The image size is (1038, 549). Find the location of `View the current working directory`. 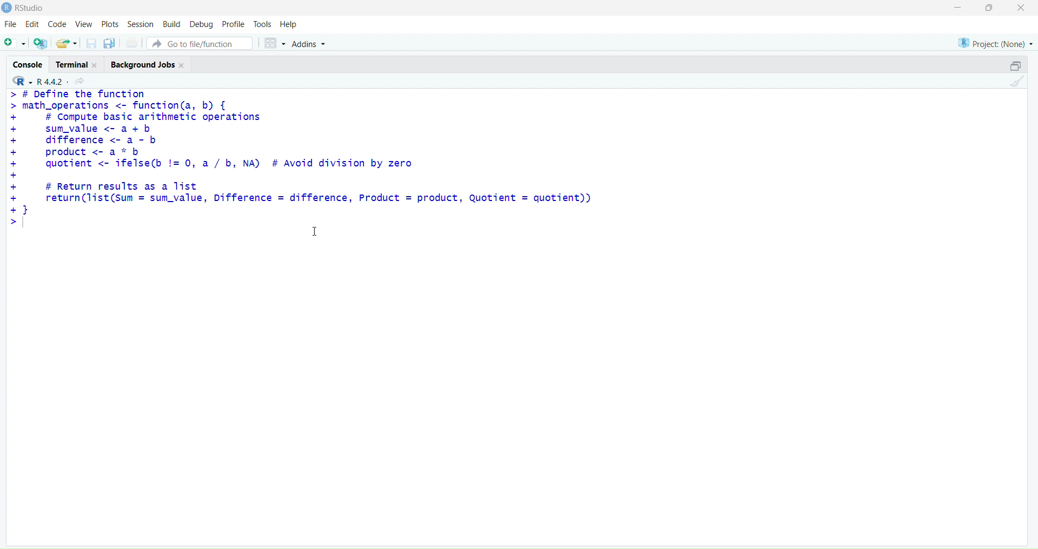

View the current working directory is located at coordinates (82, 82).